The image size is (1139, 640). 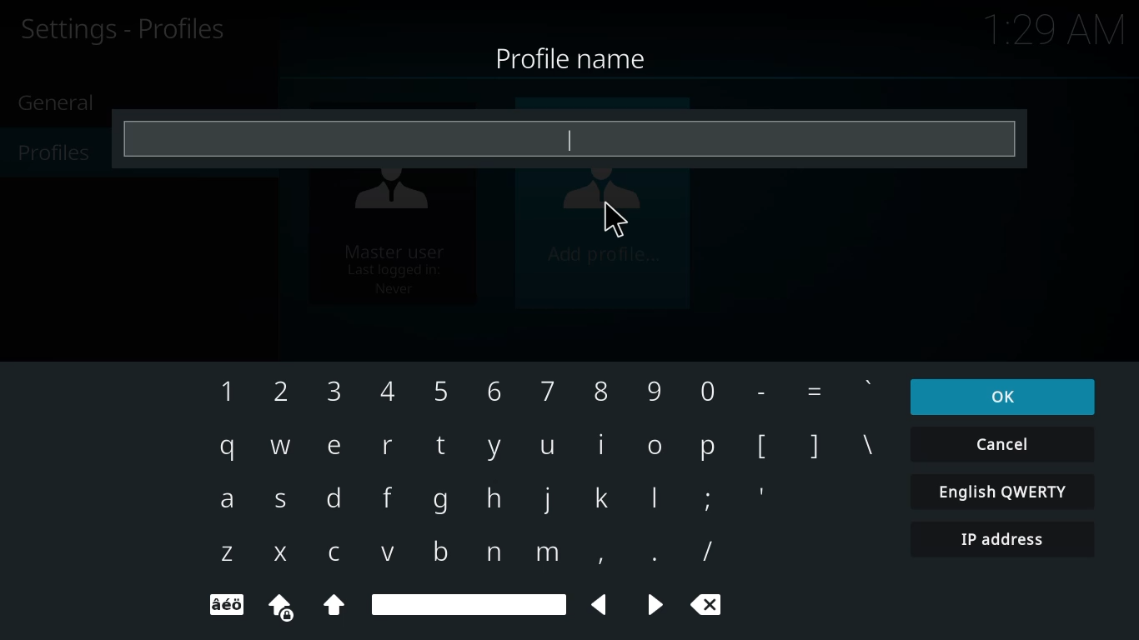 What do you see at coordinates (464, 607) in the screenshot?
I see `spacebar` at bounding box center [464, 607].